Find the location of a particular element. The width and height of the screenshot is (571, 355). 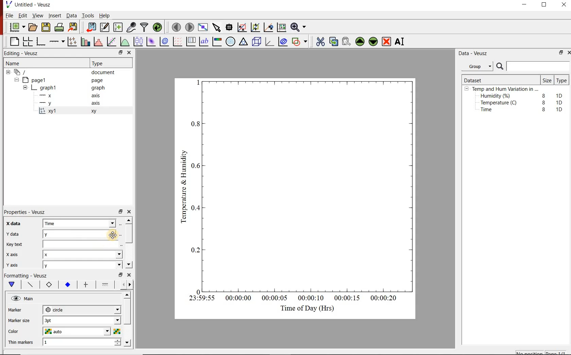

3d graph is located at coordinates (271, 43).